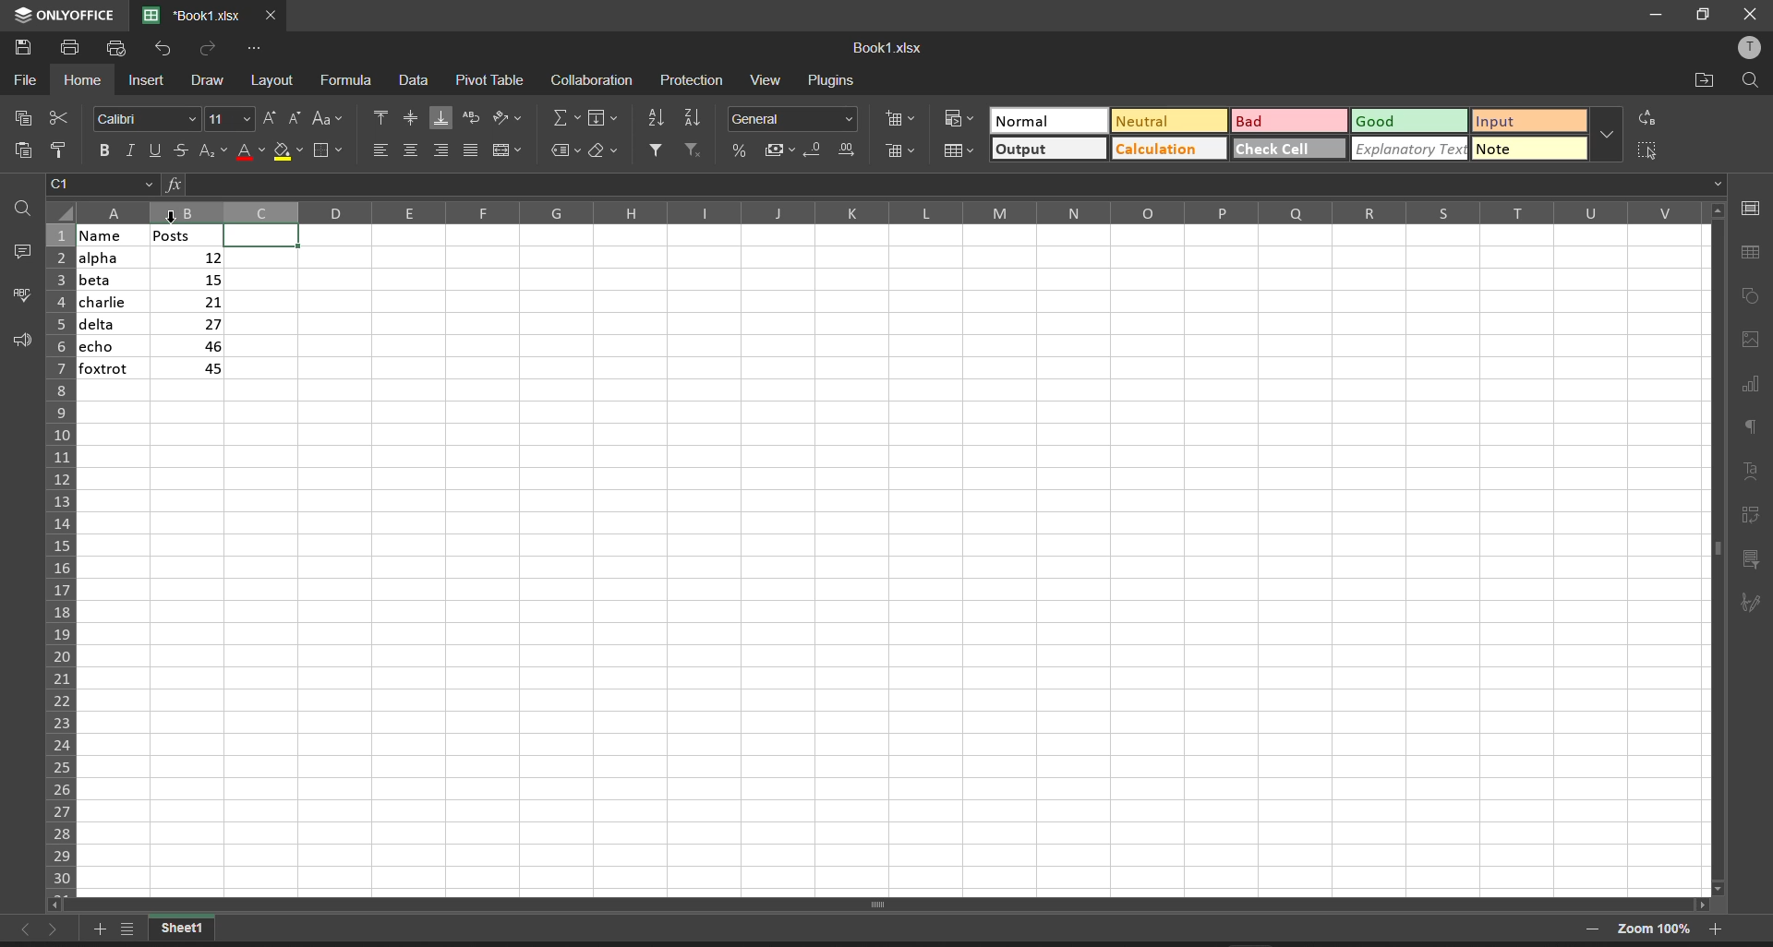 Image resolution: width=1773 pixels, height=947 pixels. I want to click on find, so click(26, 209).